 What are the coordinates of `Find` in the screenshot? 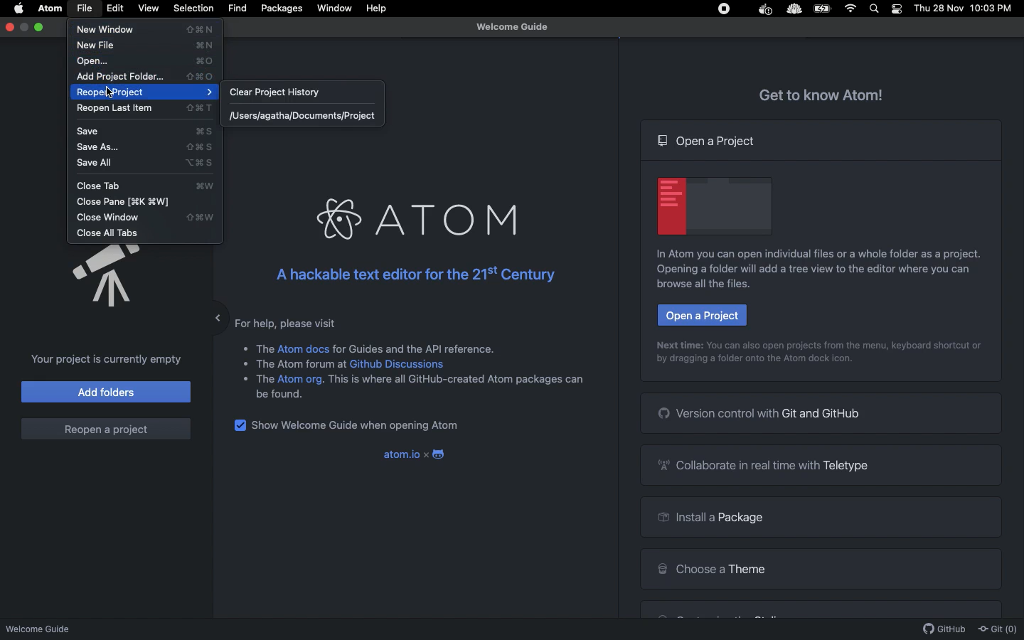 It's located at (237, 9).